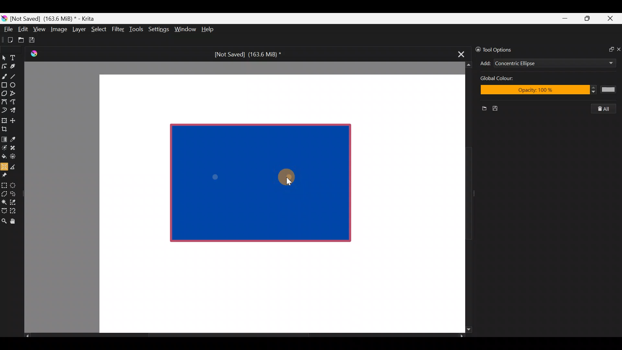  Describe the element at coordinates (4, 86) in the screenshot. I see `Rectangle tool` at that location.